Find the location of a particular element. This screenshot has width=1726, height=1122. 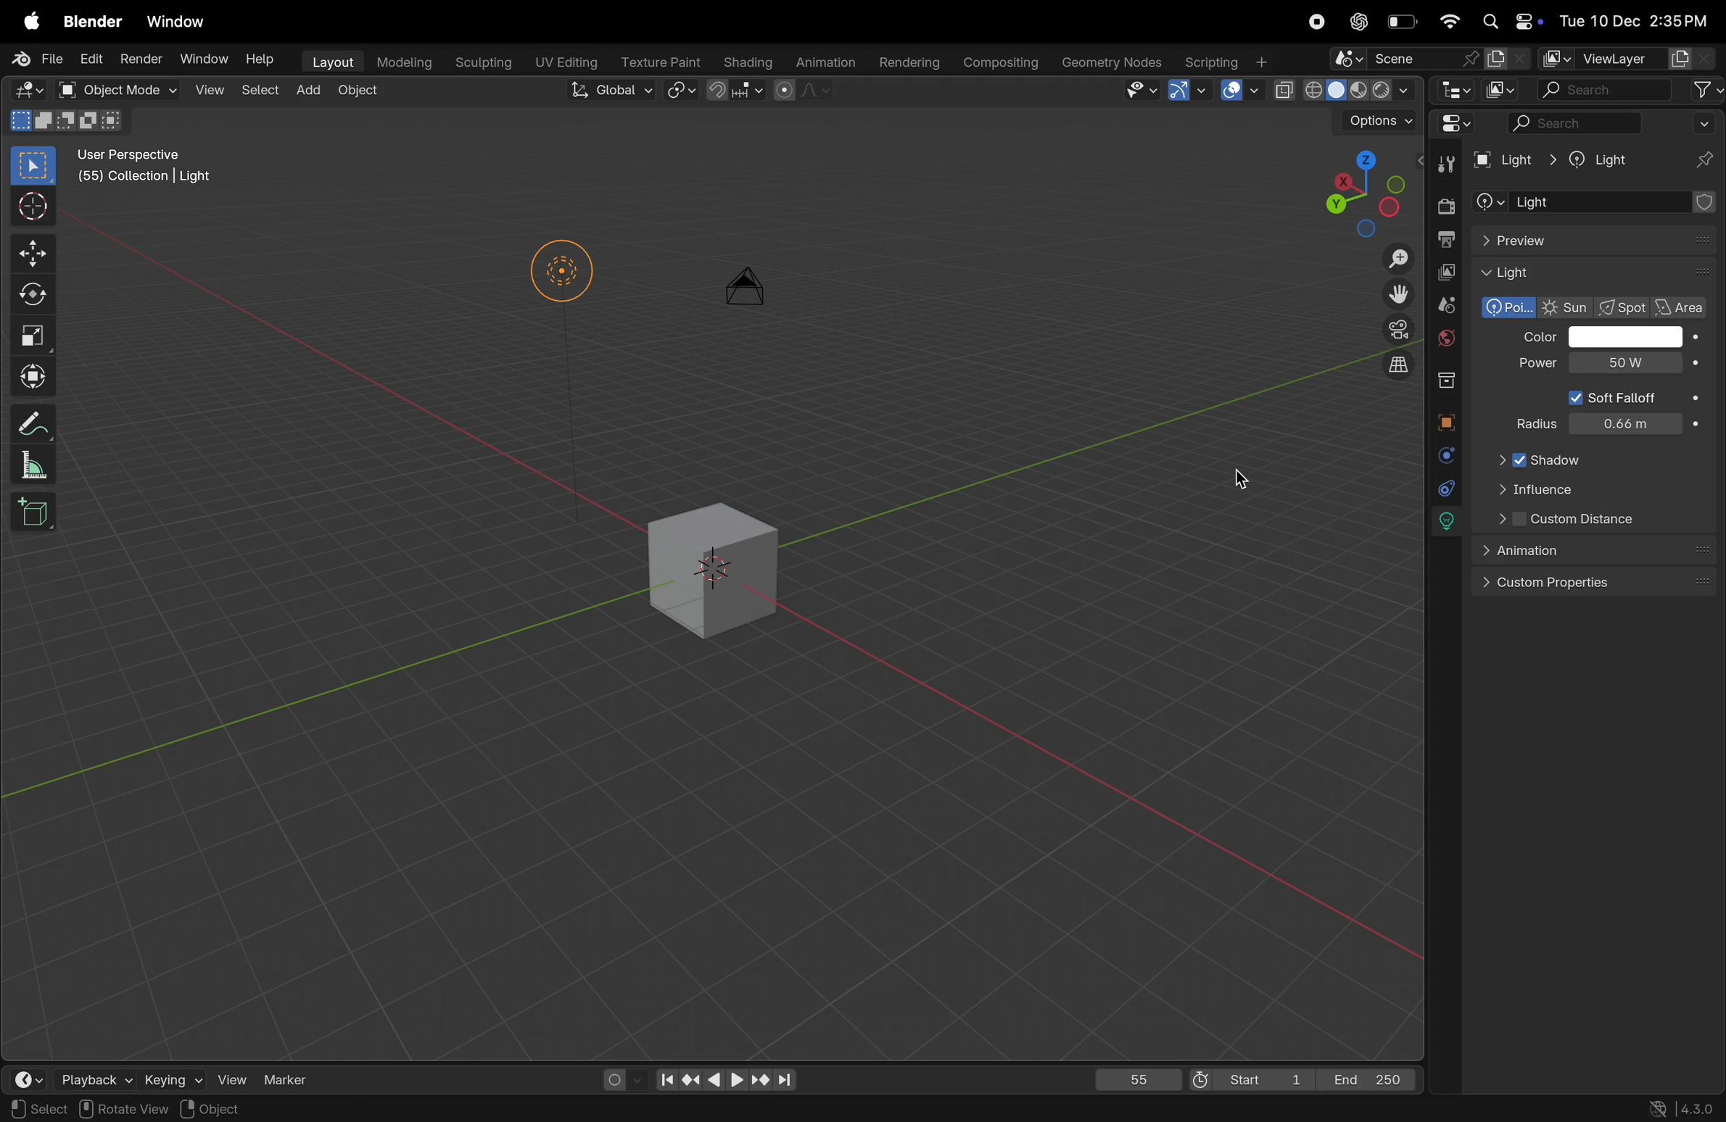

window is located at coordinates (179, 21).